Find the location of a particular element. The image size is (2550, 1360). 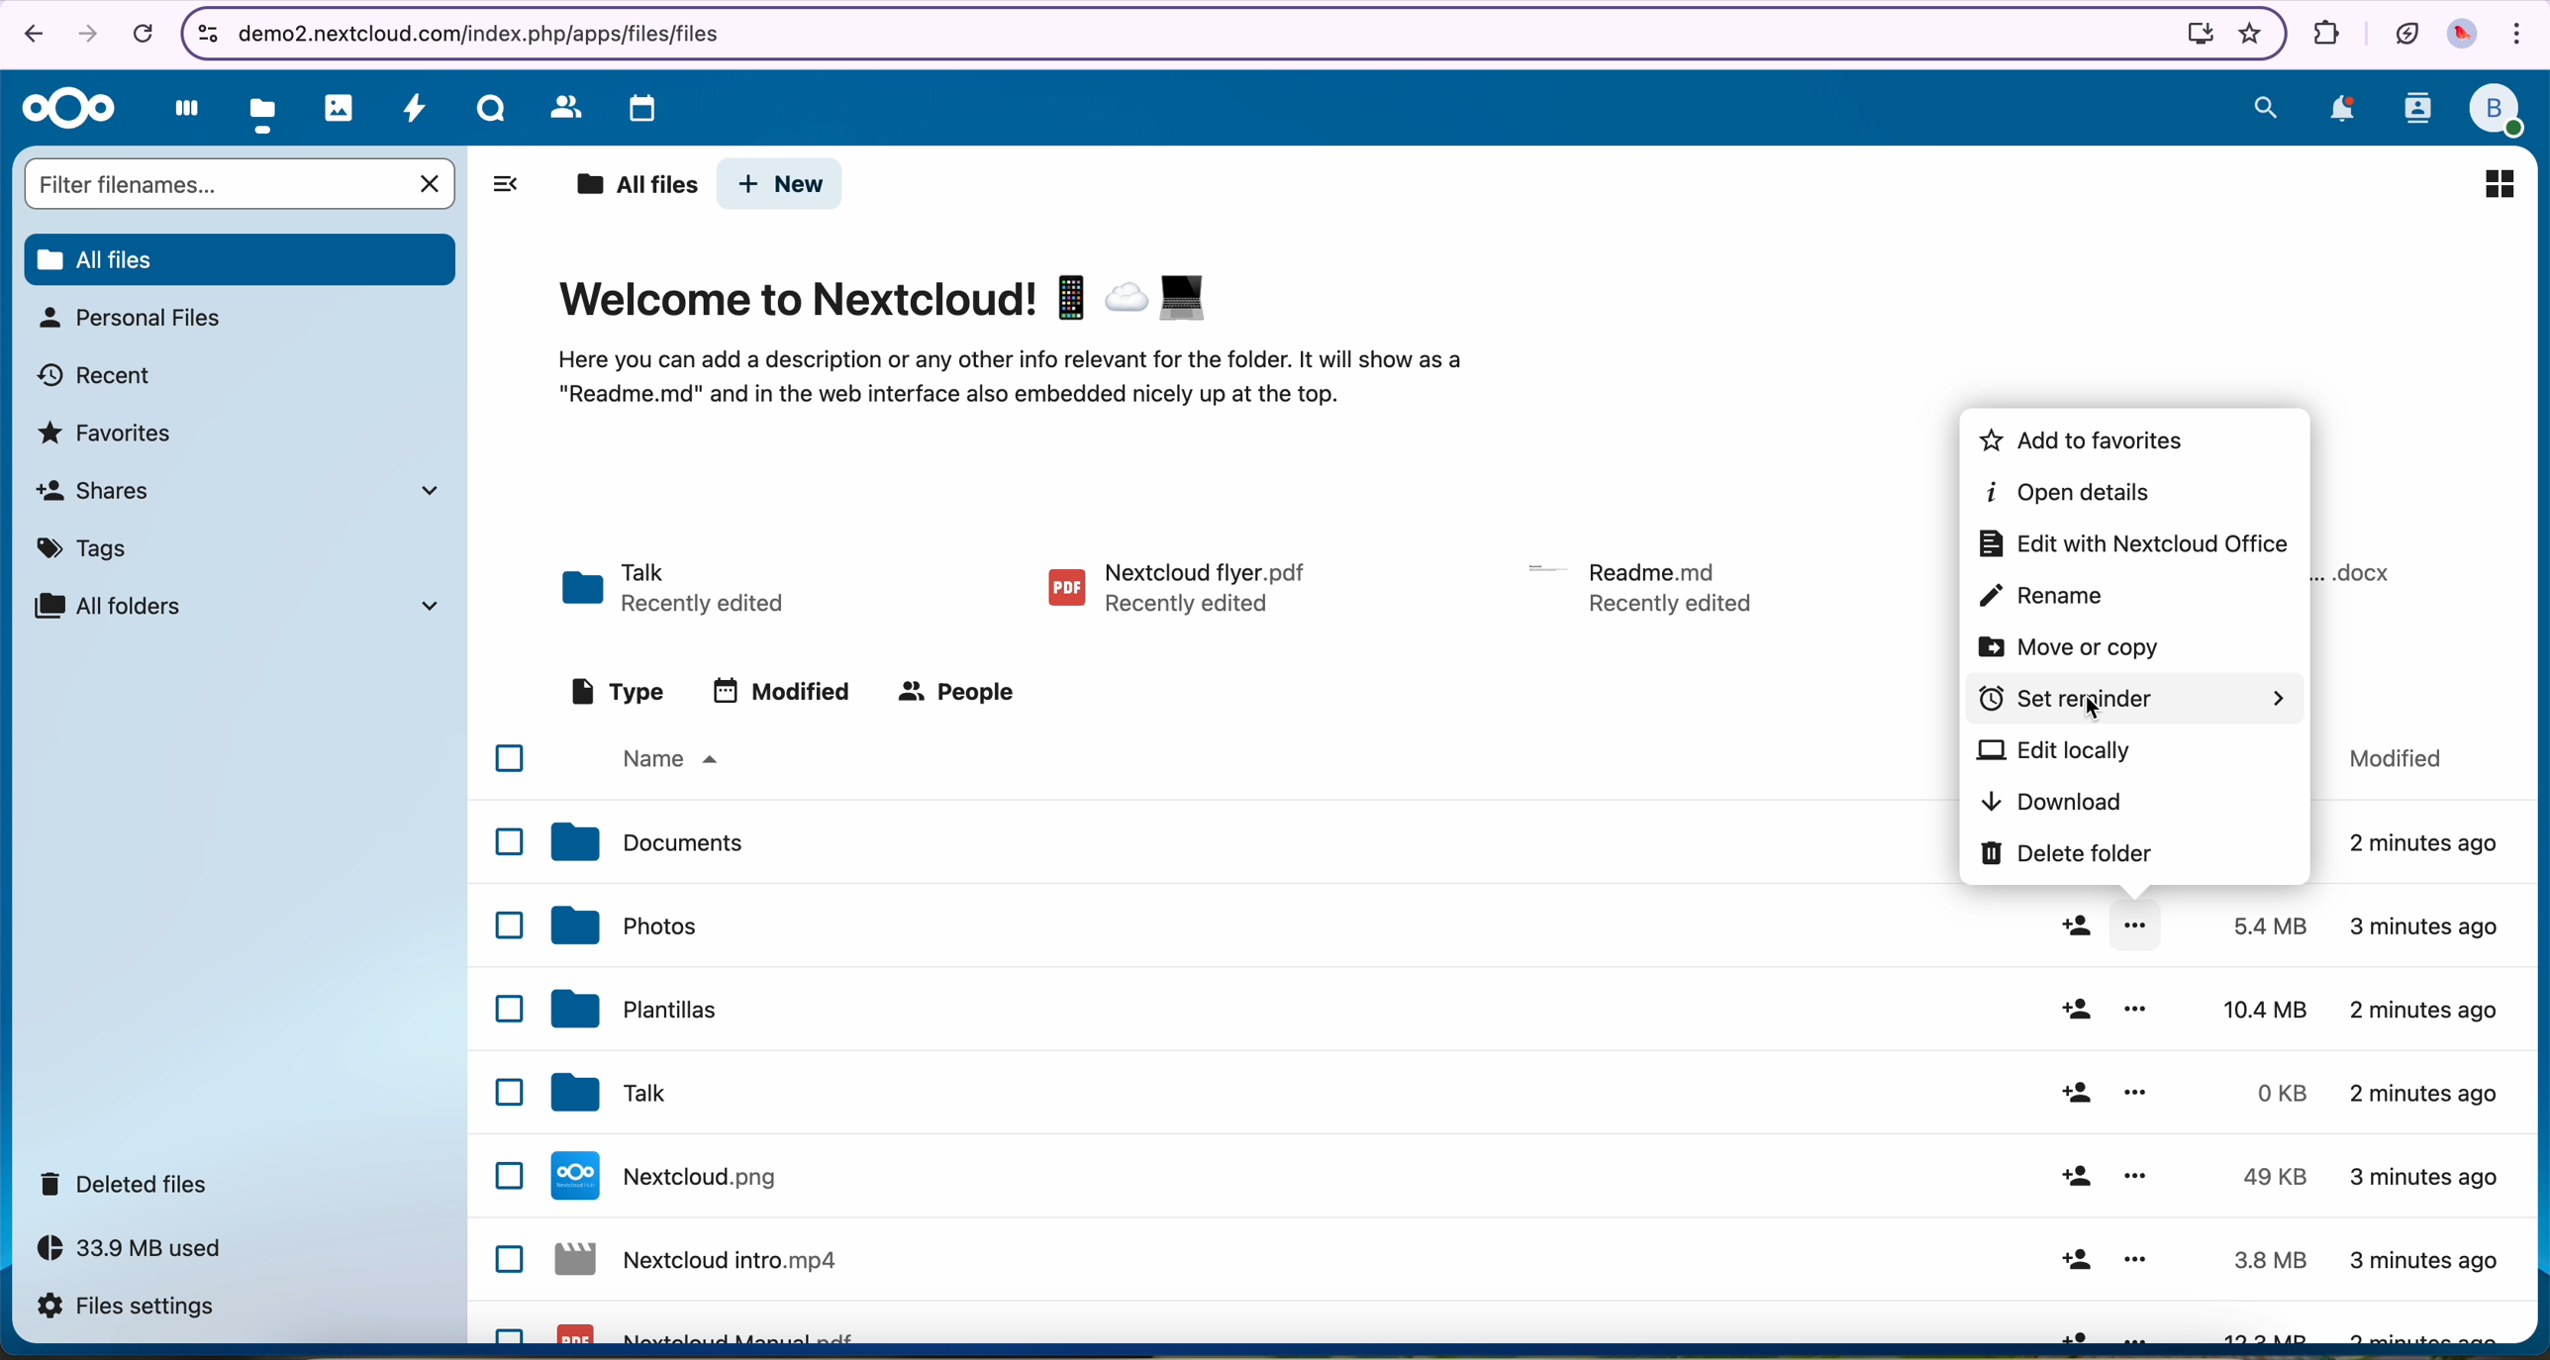

install Nextcloud is located at coordinates (2193, 35).